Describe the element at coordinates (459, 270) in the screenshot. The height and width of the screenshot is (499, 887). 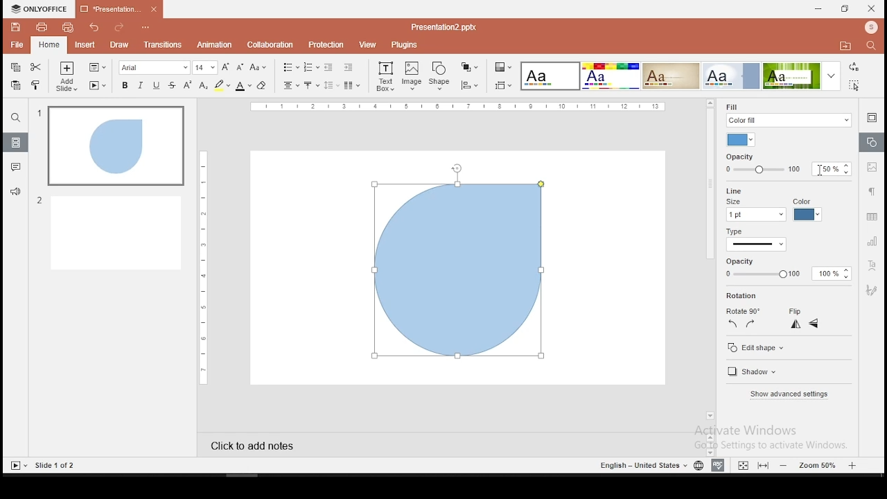
I see `shape` at that location.